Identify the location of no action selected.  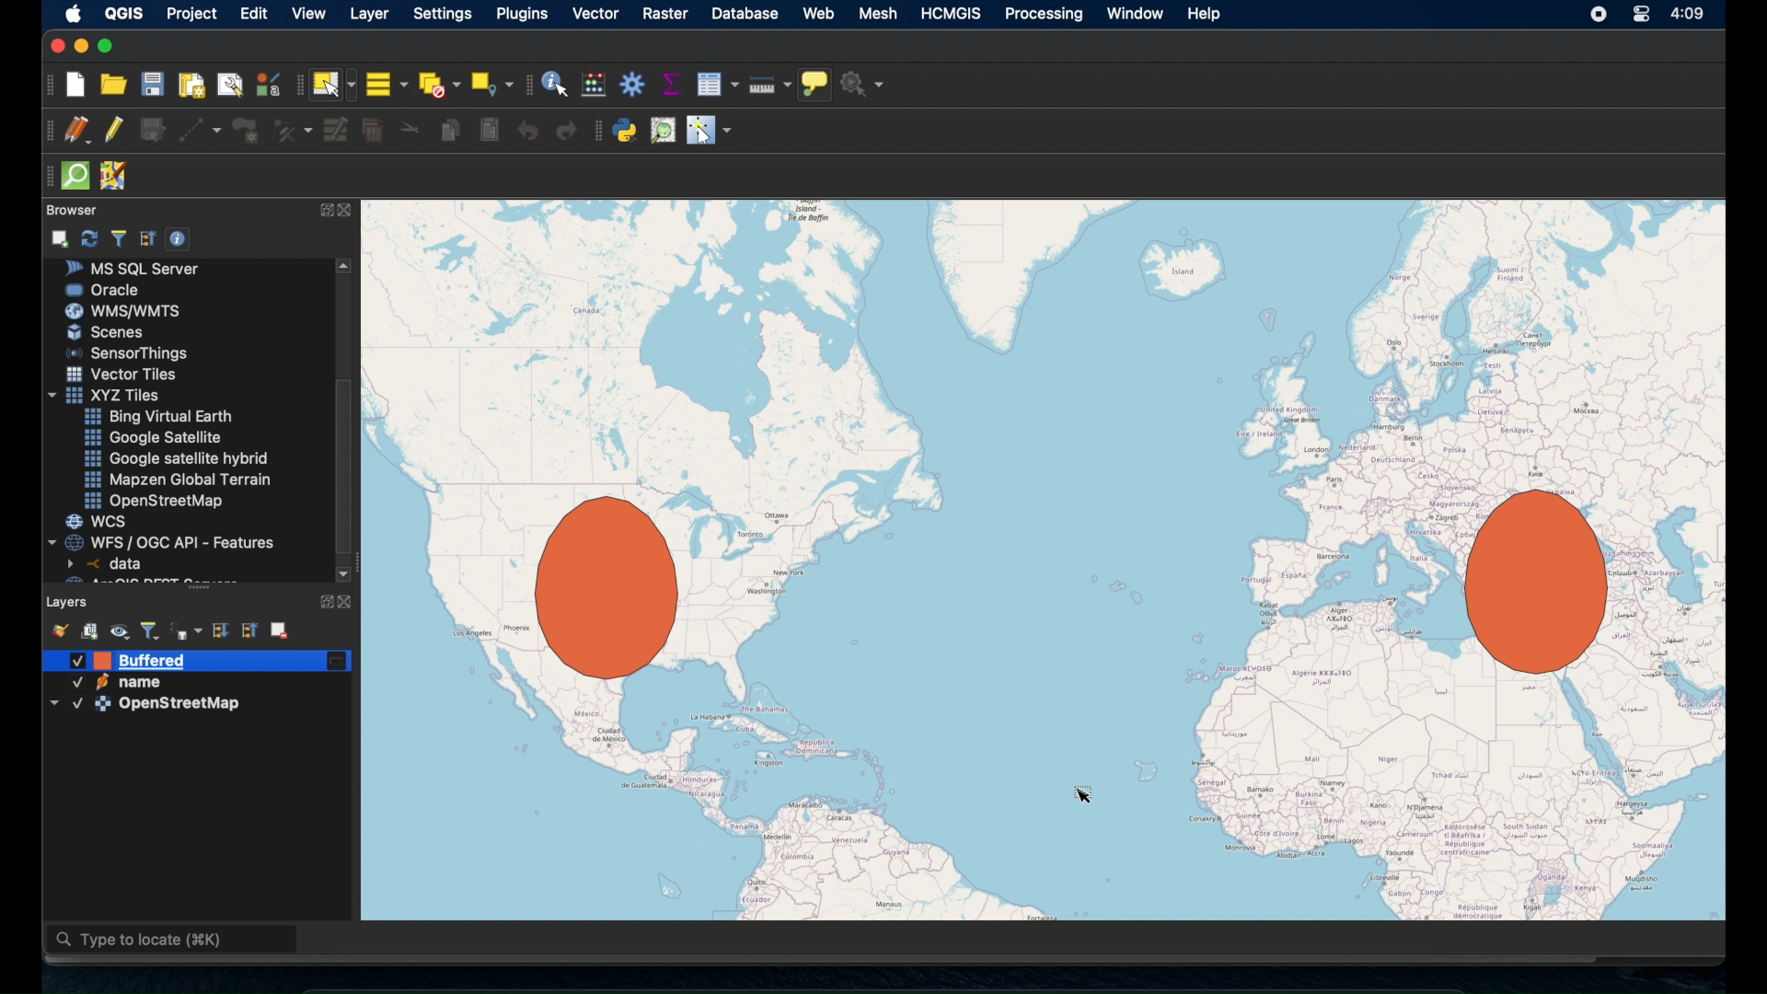
(866, 85).